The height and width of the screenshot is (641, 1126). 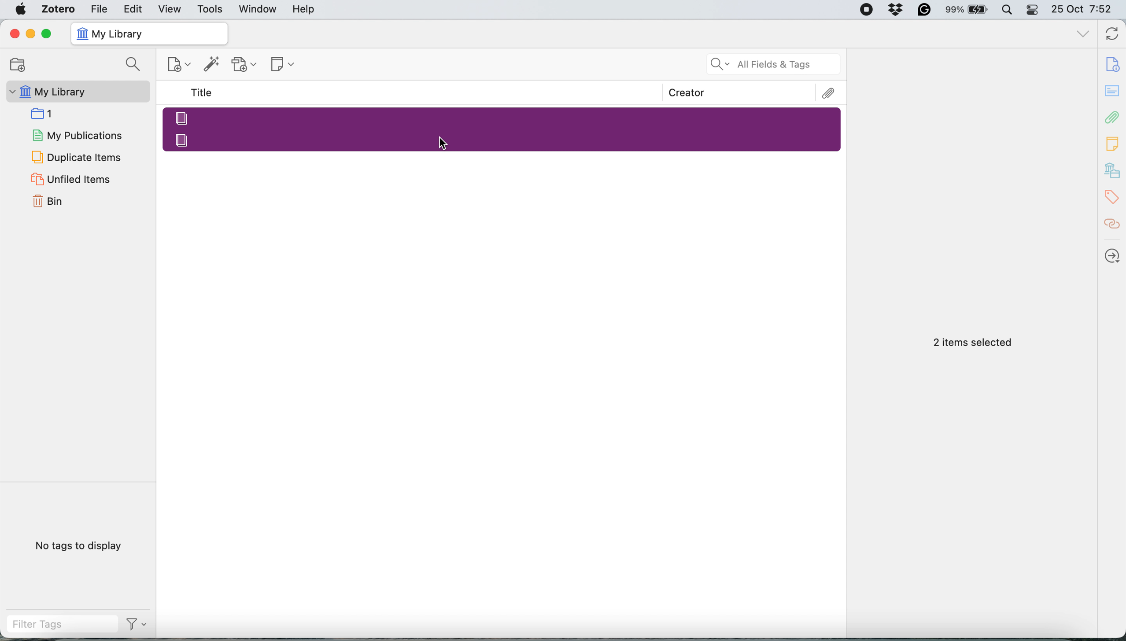 What do you see at coordinates (180, 66) in the screenshot?
I see `New Item` at bounding box center [180, 66].